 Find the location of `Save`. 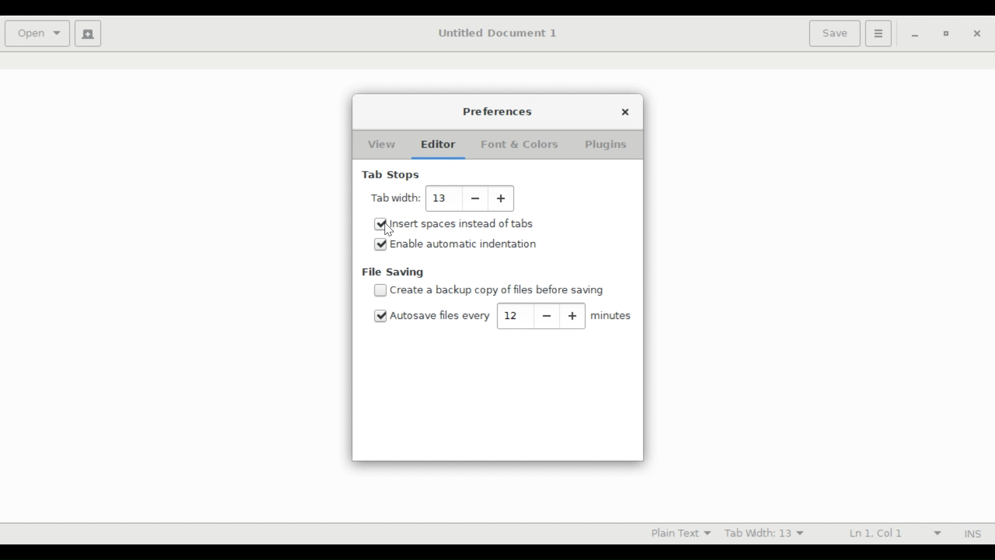

Save is located at coordinates (834, 33).